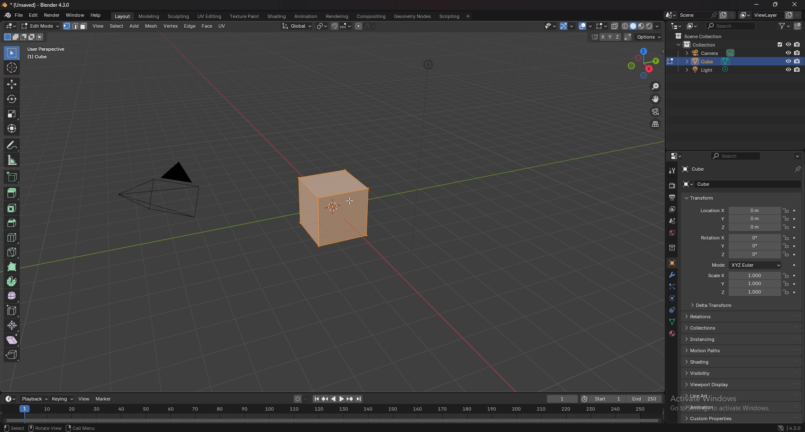  Describe the element at coordinates (710, 61) in the screenshot. I see `cube` at that location.